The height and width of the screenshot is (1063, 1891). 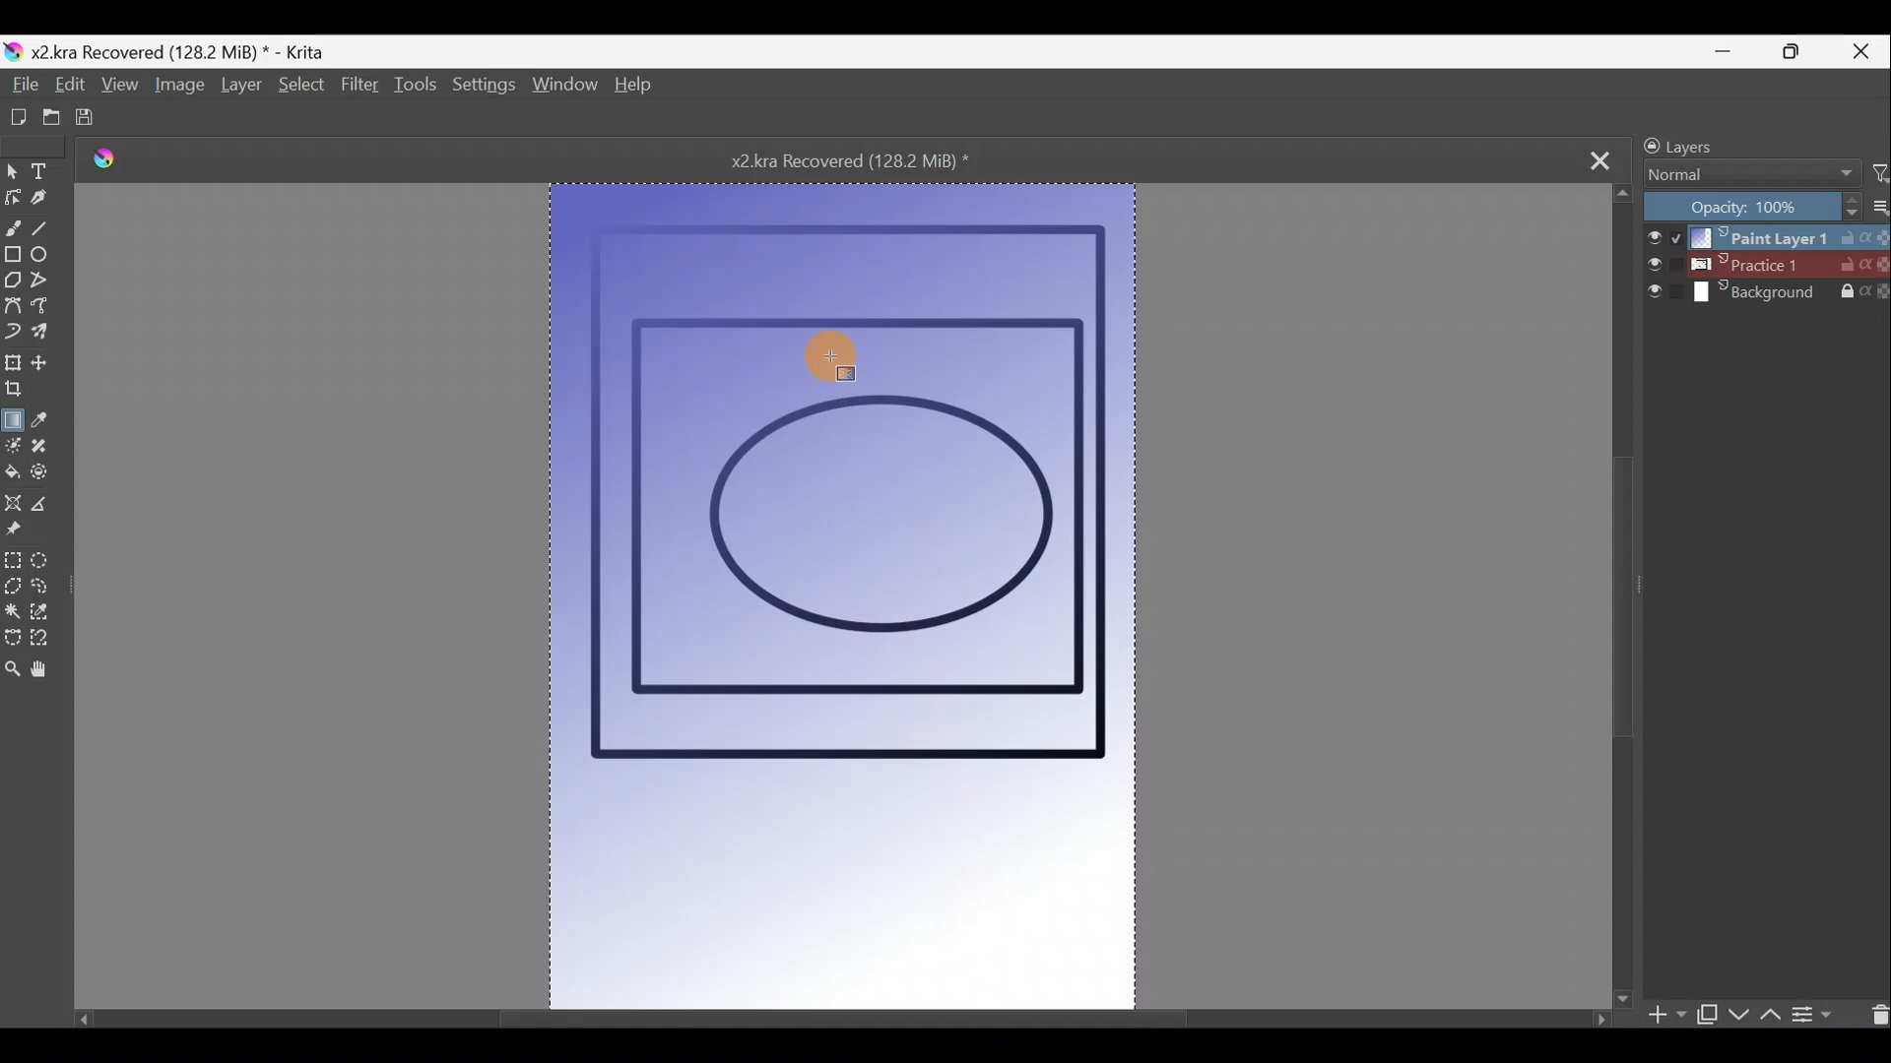 What do you see at coordinates (171, 51) in the screenshot?
I see `Document name` at bounding box center [171, 51].